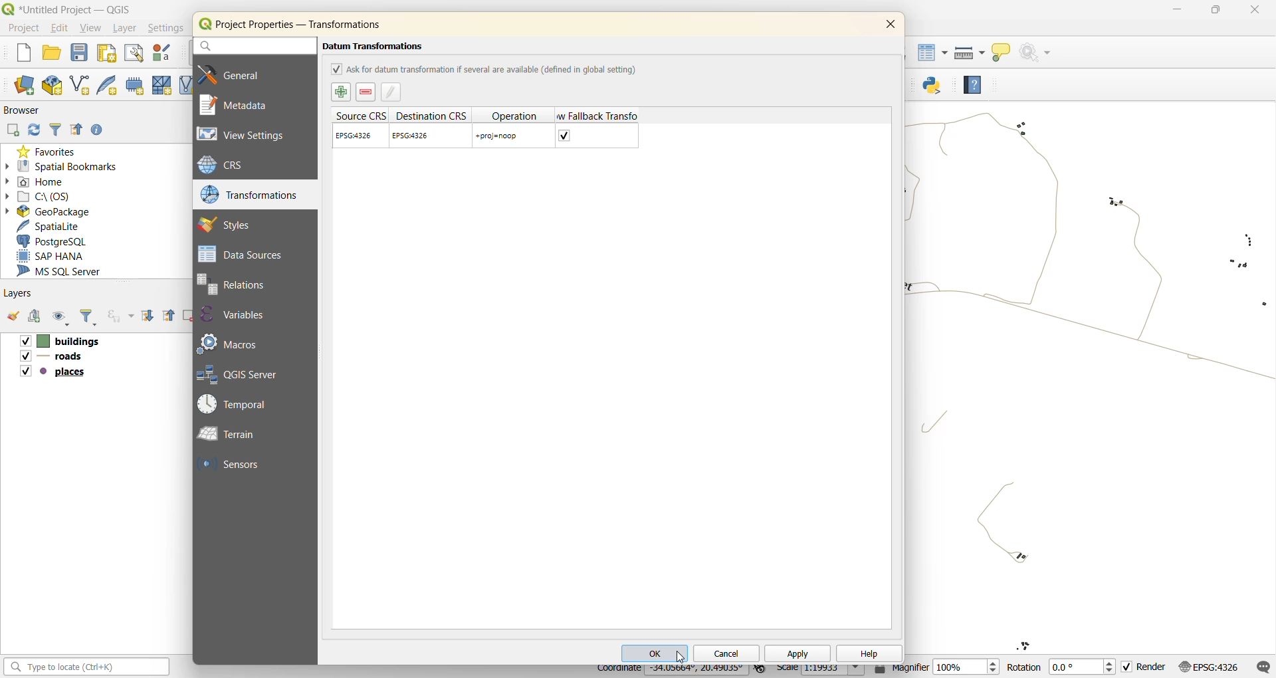  Describe the element at coordinates (134, 85) in the screenshot. I see `temporary scratch layer` at that location.